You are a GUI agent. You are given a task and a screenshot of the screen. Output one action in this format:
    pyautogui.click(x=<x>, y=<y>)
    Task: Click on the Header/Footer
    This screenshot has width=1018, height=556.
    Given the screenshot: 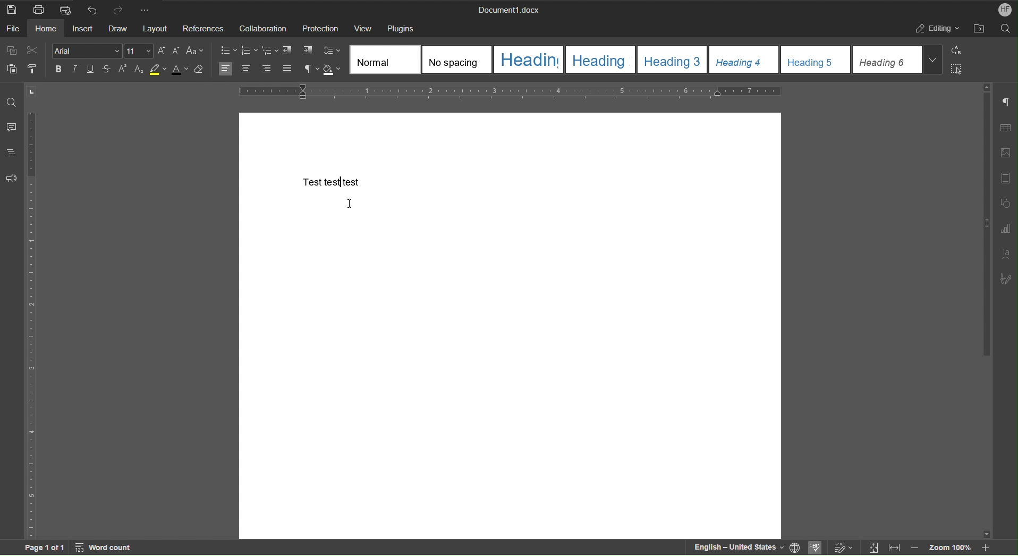 What is the action you would take?
    pyautogui.click(x=1006, y=178)
    